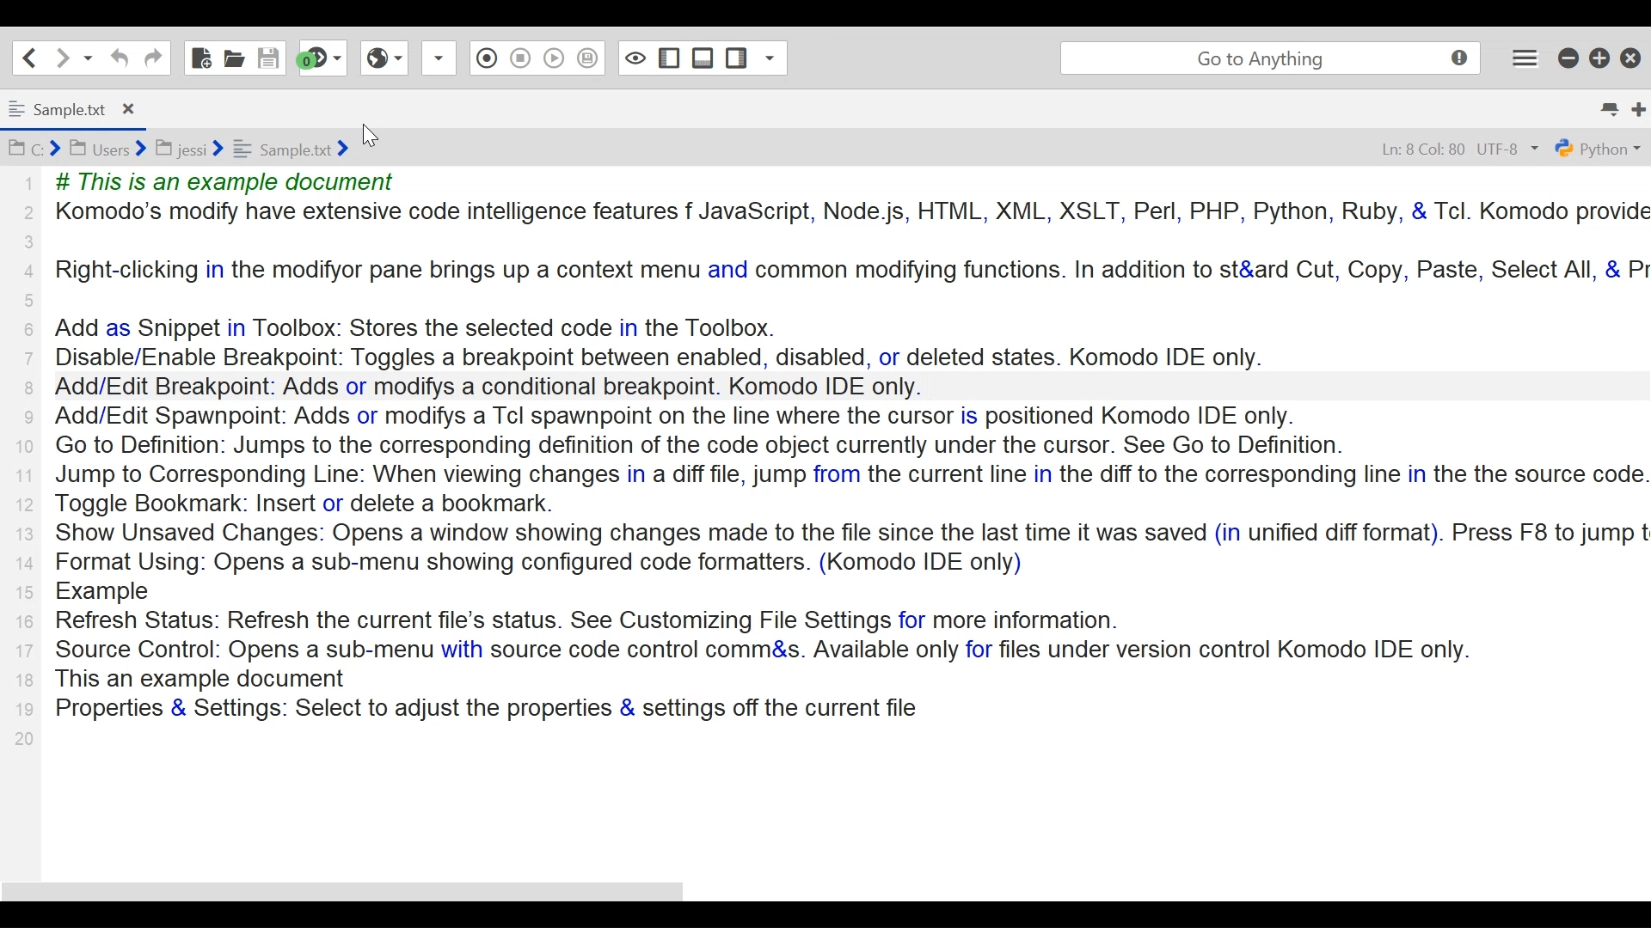 This screenshot has height=928, width=1651. Describe the element at coordinates (440, 59) in the screenshot. I see `Drop down Box` at that location.